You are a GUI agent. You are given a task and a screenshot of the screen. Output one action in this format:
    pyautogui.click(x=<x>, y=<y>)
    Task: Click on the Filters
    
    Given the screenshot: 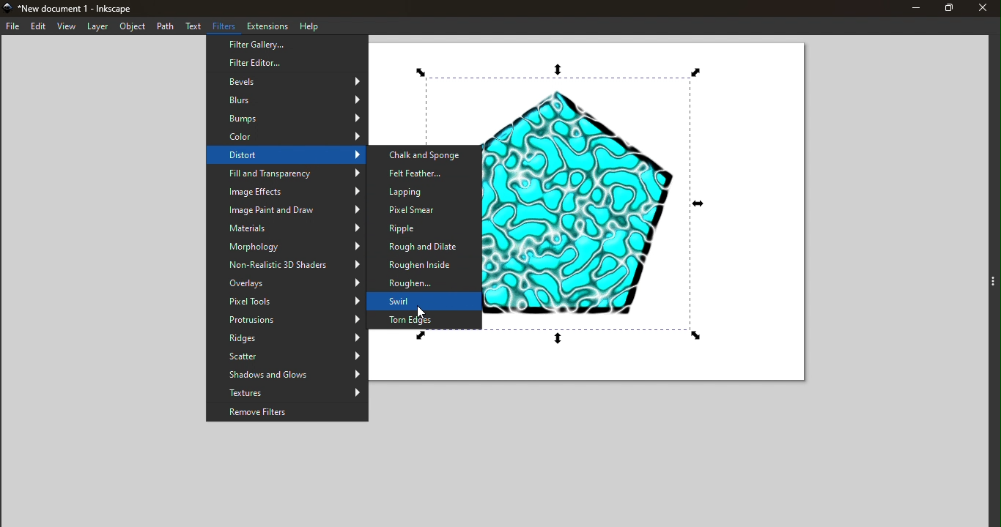 What is the action you would take?
    pyautogui.click(x=224, y=26)
    